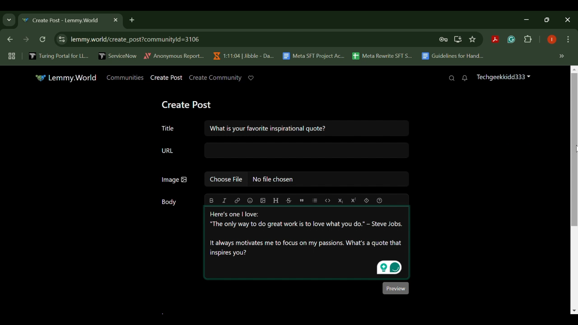 The width and height of the screenshot is (578, 325). What do you see at coordinates (341, 200) in the screenshot?
I see `Subscript` at bounding box center [341, 200].